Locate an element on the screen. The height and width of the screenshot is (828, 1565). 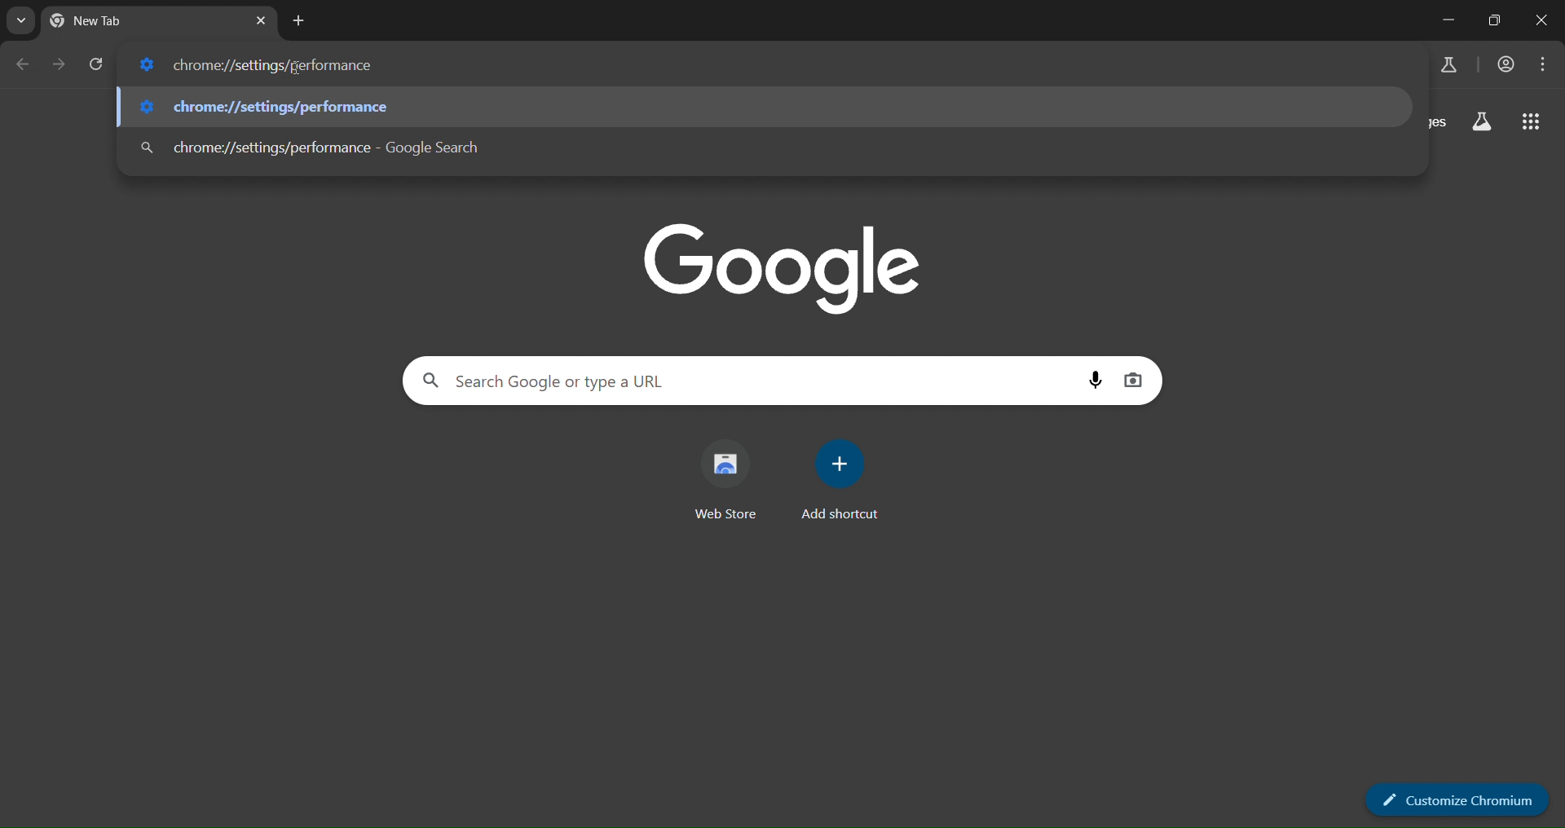
search tabs is located at coordinates (22, 21).